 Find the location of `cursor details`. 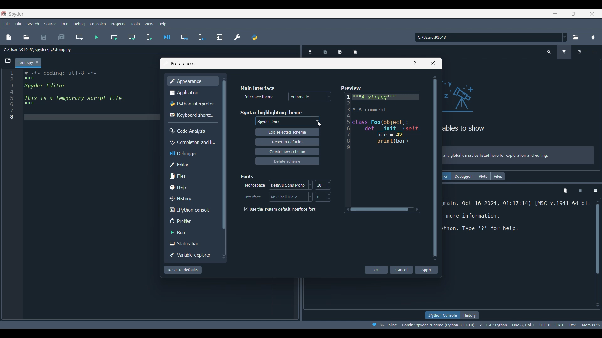

cursor details is located at coordinates (522, 324).